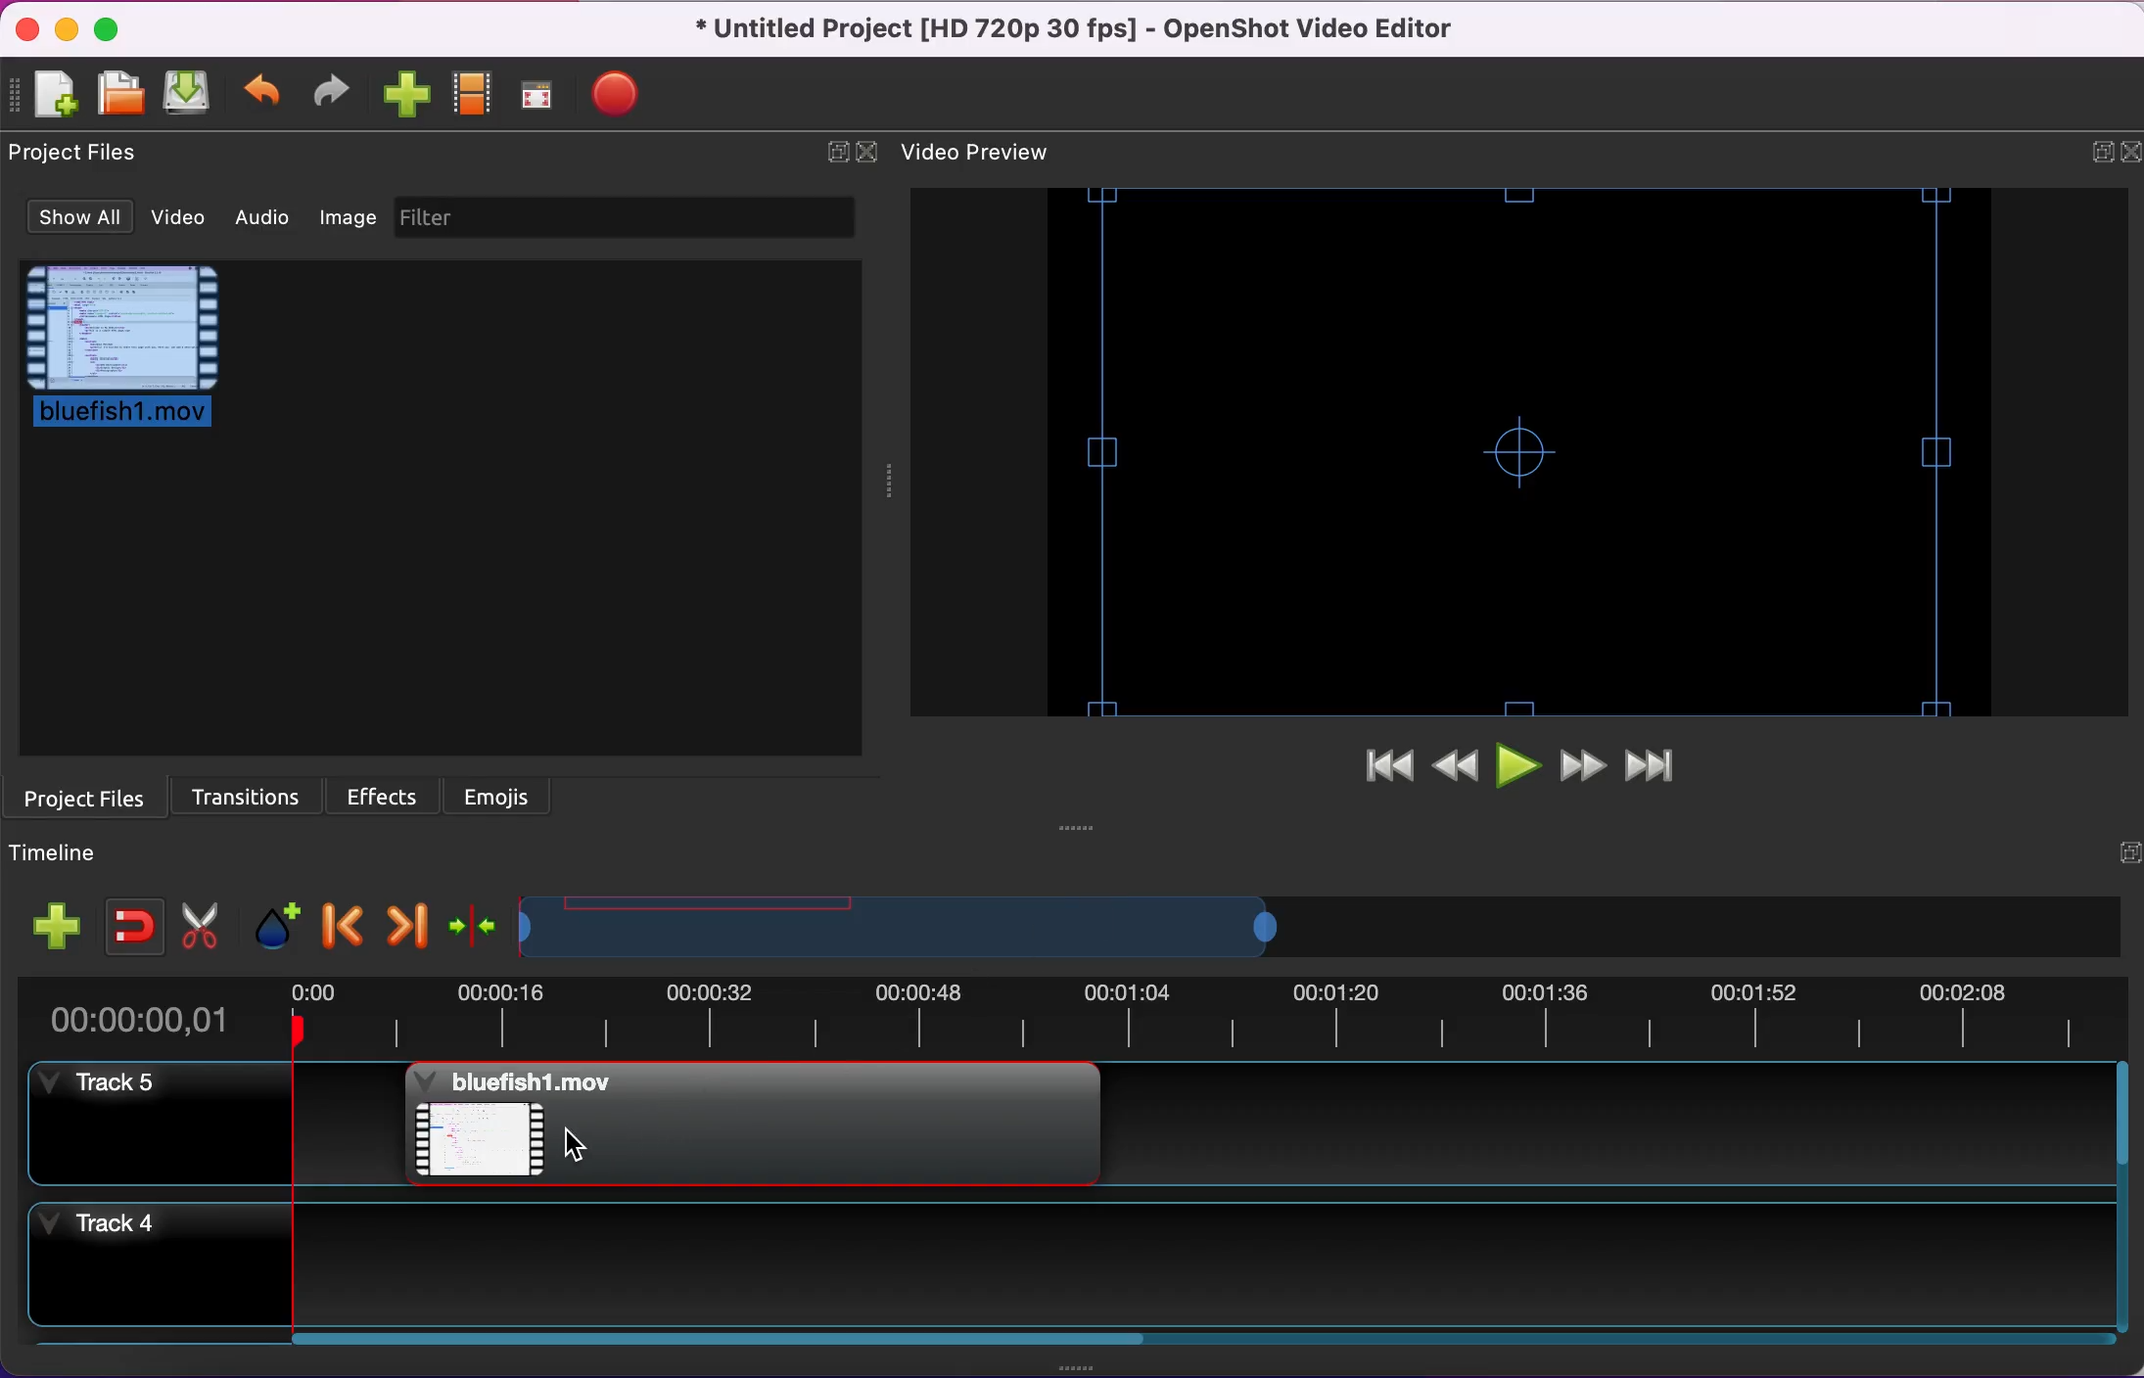 The height and width of the screenshot is (1378, 2144). Describe the element at coordinates (549, 96) in the screenshot. I see `full screen` at that location.